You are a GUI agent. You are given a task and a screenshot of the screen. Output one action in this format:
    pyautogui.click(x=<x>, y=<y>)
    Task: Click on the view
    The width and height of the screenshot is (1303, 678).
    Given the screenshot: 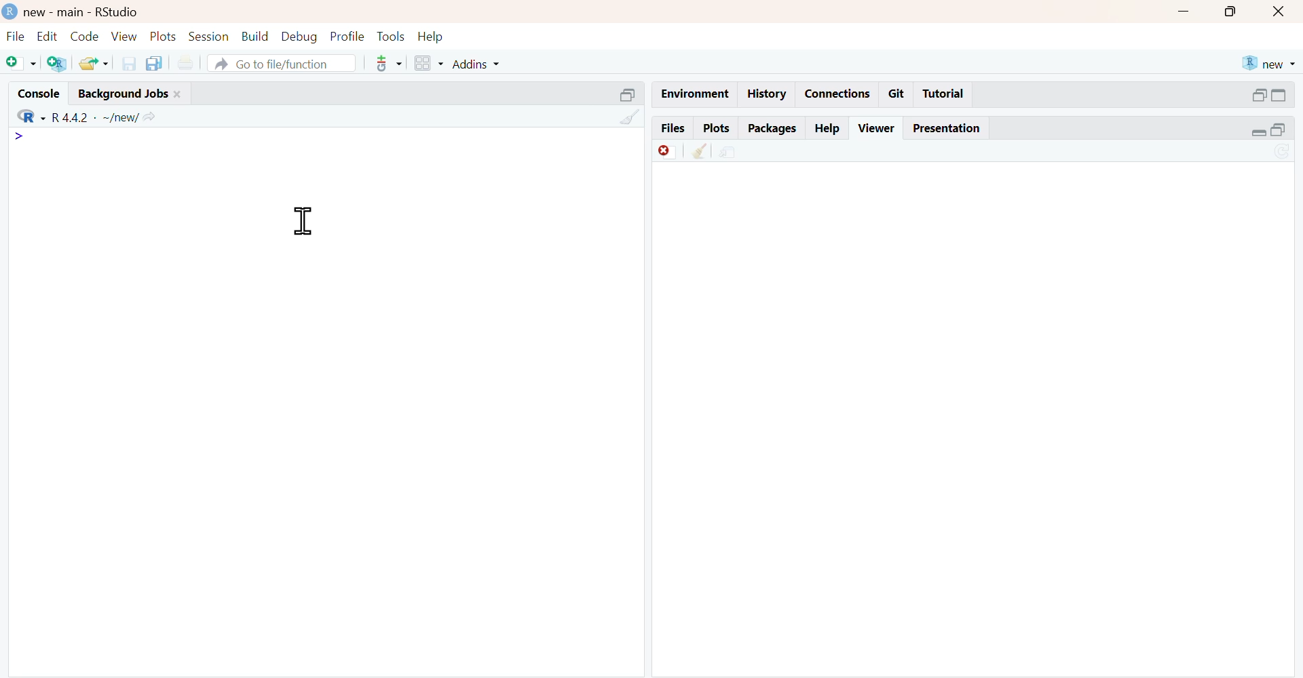 What is the action you would take?
    pyautogui.click(x=125, y=36)
    